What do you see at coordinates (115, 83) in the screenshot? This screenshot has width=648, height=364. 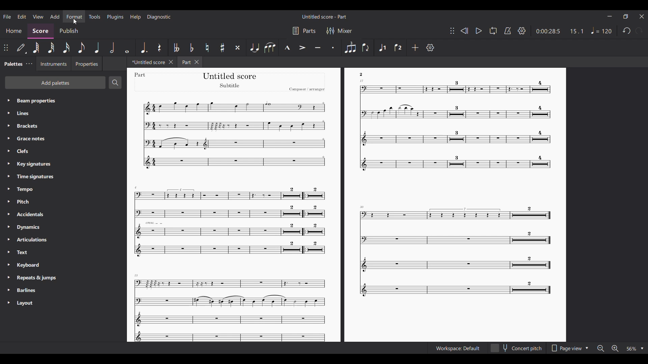 I see `Search` at bounding box center [115, 83].